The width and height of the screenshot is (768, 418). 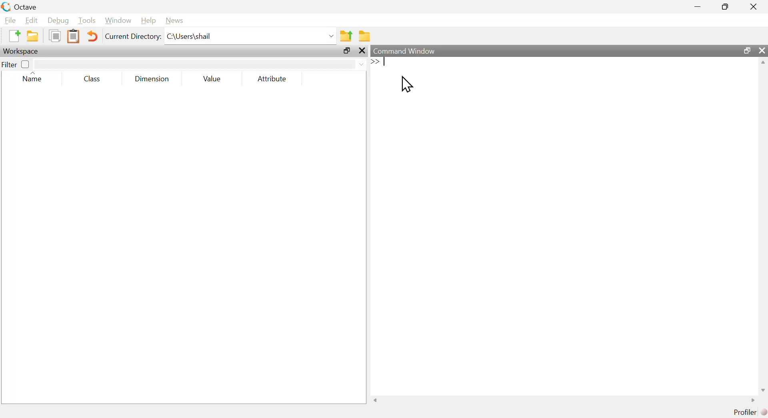 What do you see at coordinates (348, 36) in the screenshot?
I see `parent directory` at bounding box center [348, 36].